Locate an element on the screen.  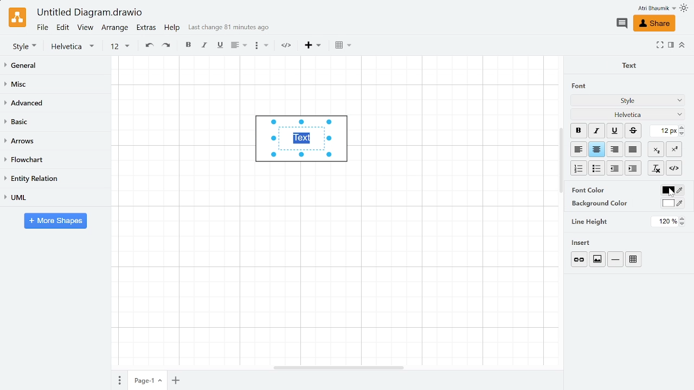
View is located at coordinates (86, 29).